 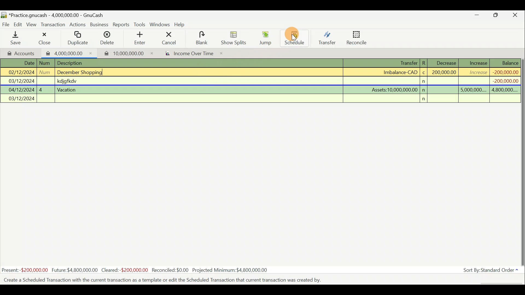 What do you see at coordinates (100, 25) in the screenshot?
I see `Business` at bounding box center [100, 25].